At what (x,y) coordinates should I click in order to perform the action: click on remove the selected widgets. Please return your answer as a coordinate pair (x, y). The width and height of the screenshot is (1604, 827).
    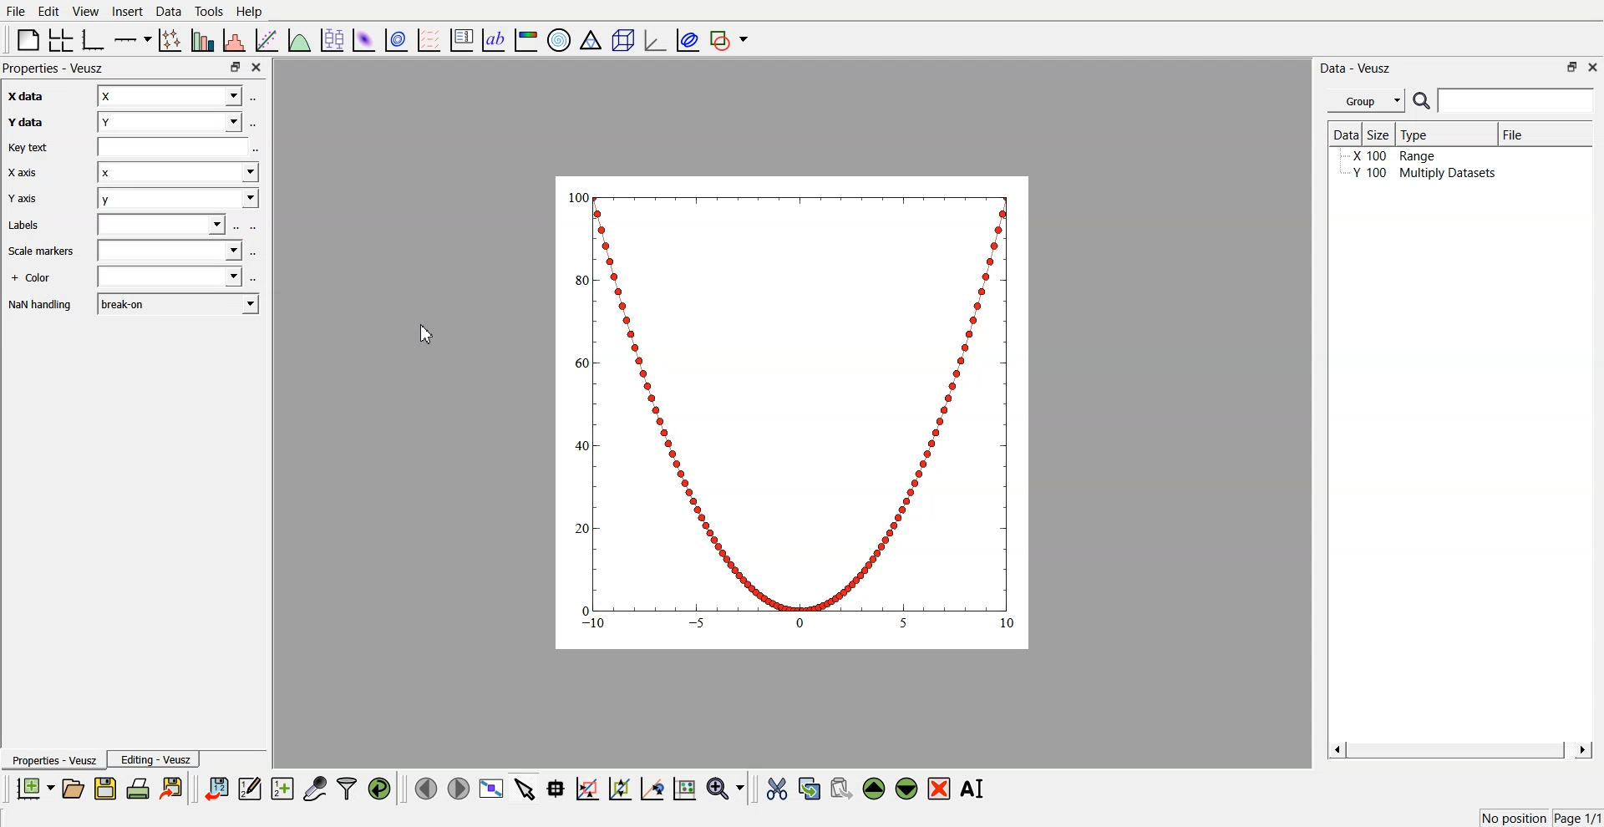
    Looking at the image, I should click on (941, 789).